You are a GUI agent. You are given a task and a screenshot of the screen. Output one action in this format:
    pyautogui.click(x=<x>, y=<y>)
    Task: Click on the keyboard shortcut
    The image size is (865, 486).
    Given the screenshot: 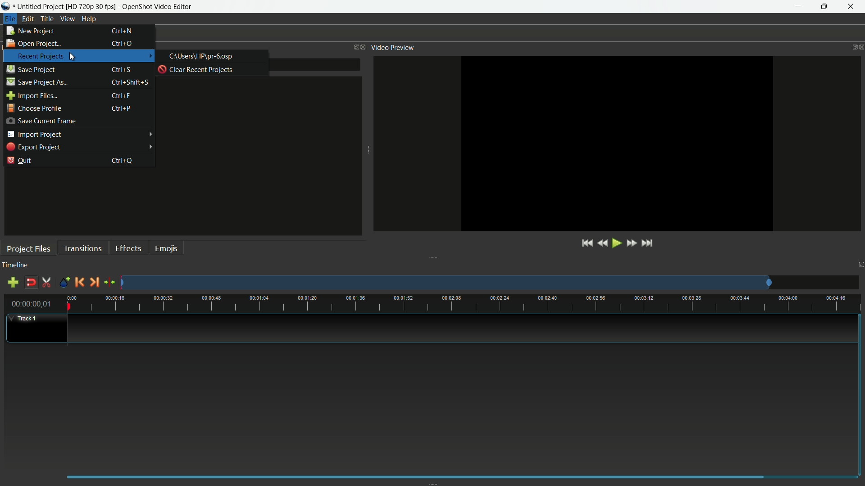 What is the action you would take?
    pyautogui.click(x=122, y=70)
    